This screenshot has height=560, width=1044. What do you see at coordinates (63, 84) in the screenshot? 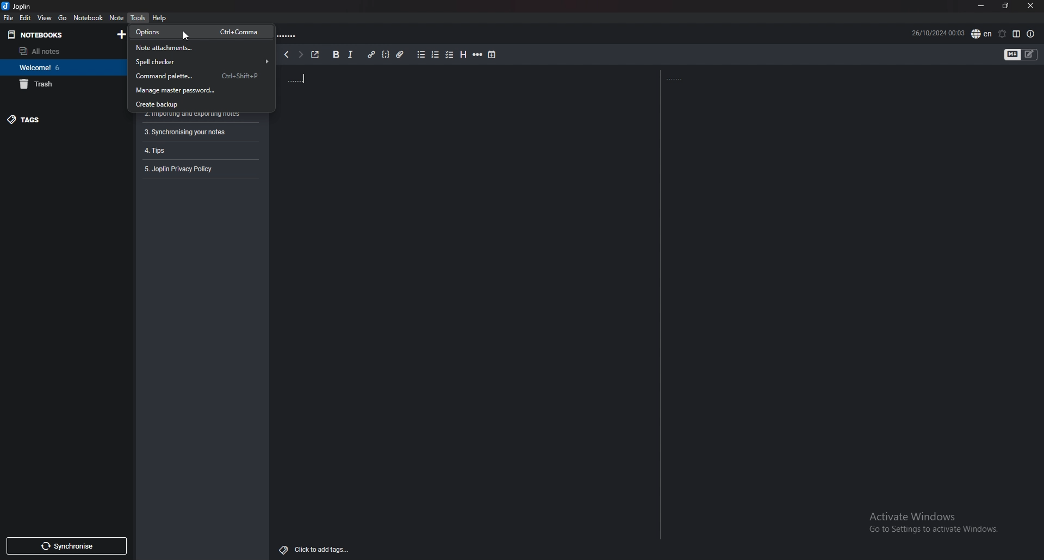
I see `trash` at bounding box center [63, 84].